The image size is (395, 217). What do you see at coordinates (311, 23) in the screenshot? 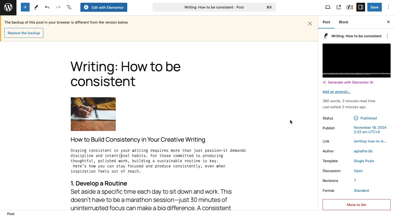
I see `Close` at bounding box center [311, 23].